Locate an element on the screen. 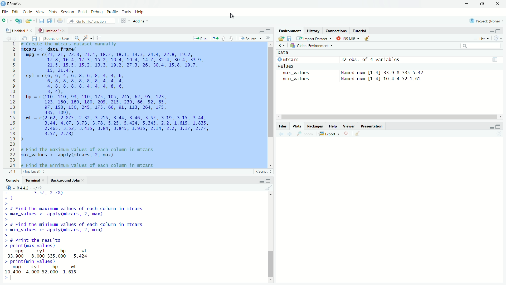 The image size is (506, 285). History is located at coordinates (314, 31).